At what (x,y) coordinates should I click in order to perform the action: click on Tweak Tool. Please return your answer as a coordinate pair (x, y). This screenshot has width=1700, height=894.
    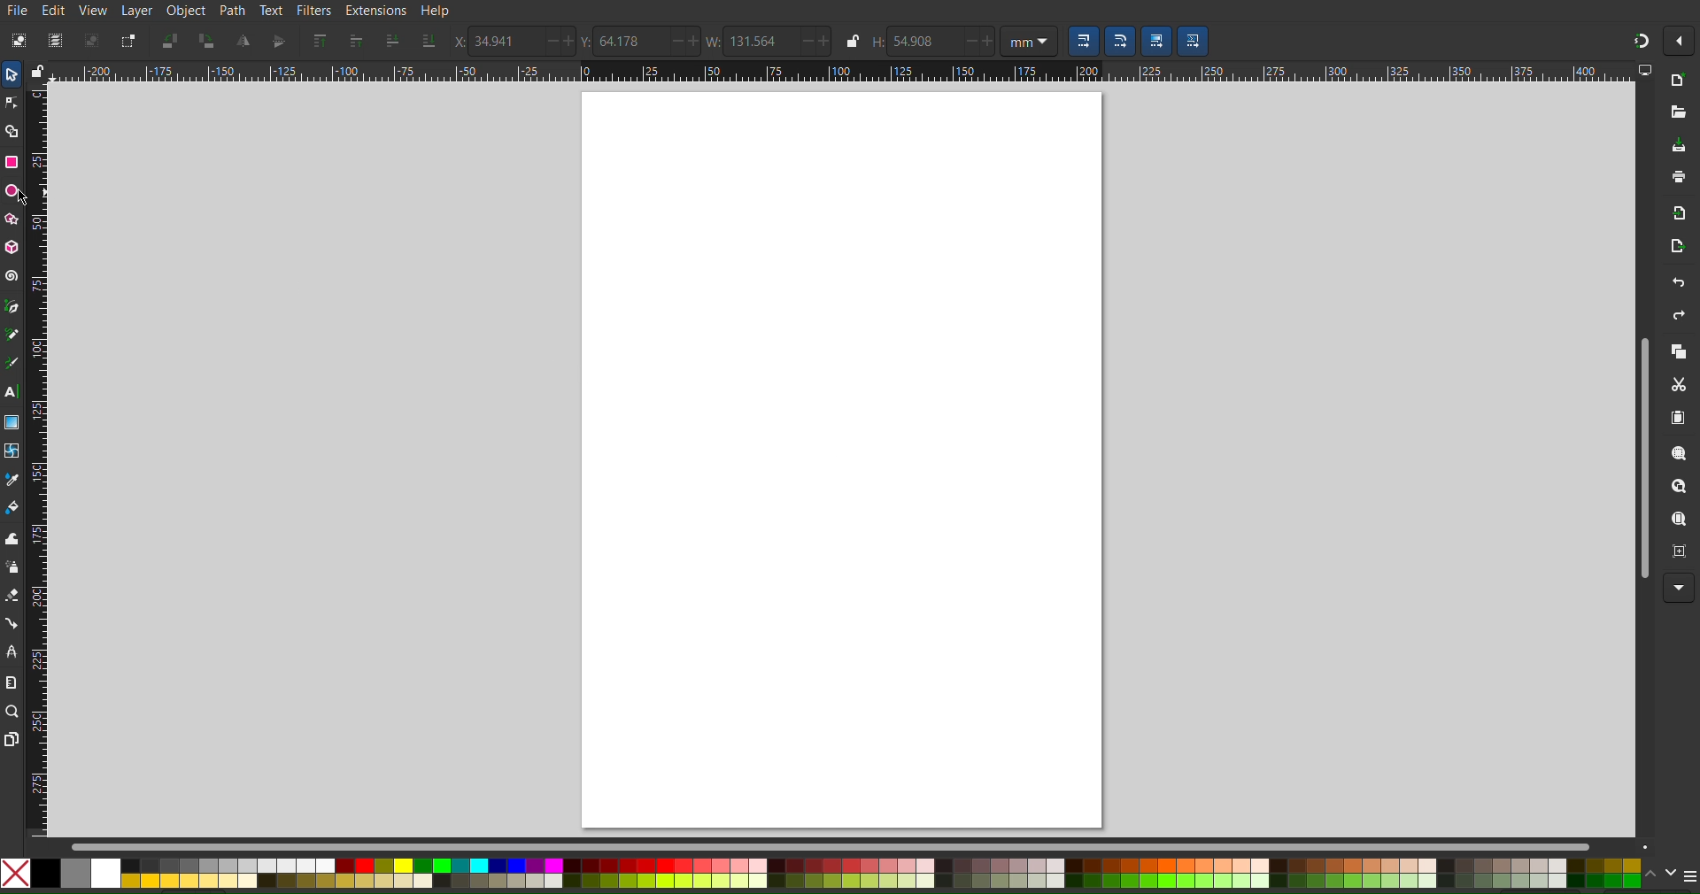
    Looking at the image, I should click on (12, 540).